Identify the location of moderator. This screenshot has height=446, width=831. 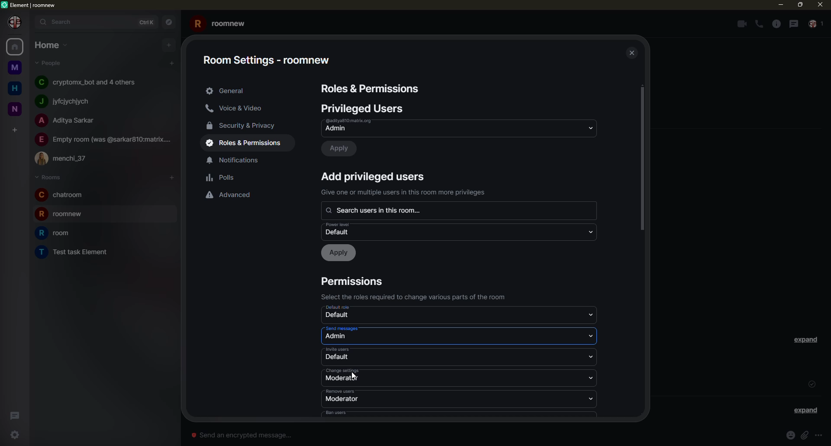
(341, 379).